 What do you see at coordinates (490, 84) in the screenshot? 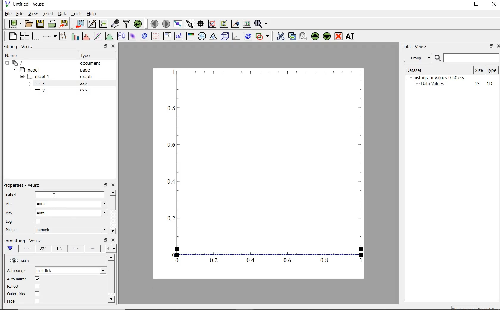
I see `10` at bounding box center [490, 84].